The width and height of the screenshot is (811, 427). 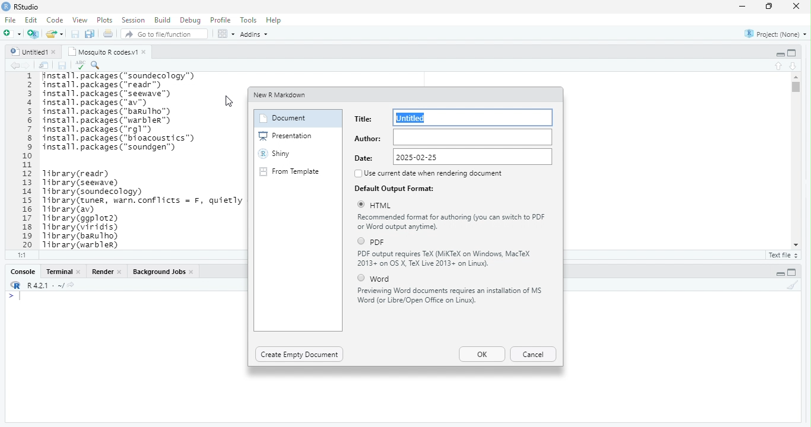 What do you see at coordinates (27, 7) in the screenshot?
I see `RStudio` at bounding box center [27, 7].